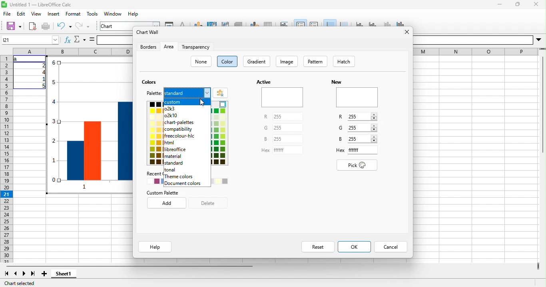  What do you see at coordinates (238, 24) in the screenshot?
I see `3d view` at bounding box center [238, 24].